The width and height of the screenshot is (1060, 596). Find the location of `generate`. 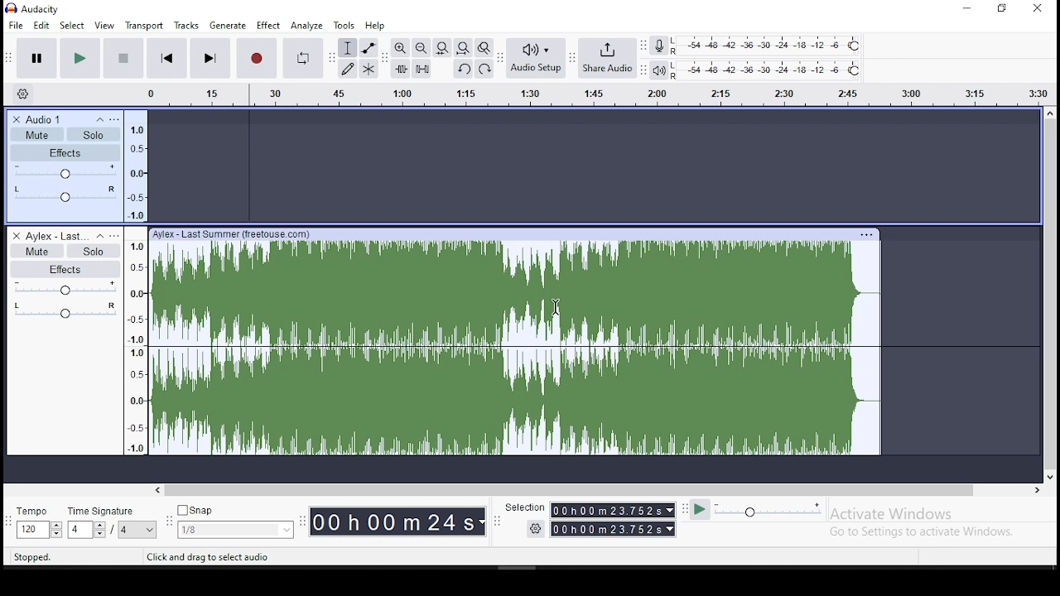

generate is located at coordinates (229, 26).